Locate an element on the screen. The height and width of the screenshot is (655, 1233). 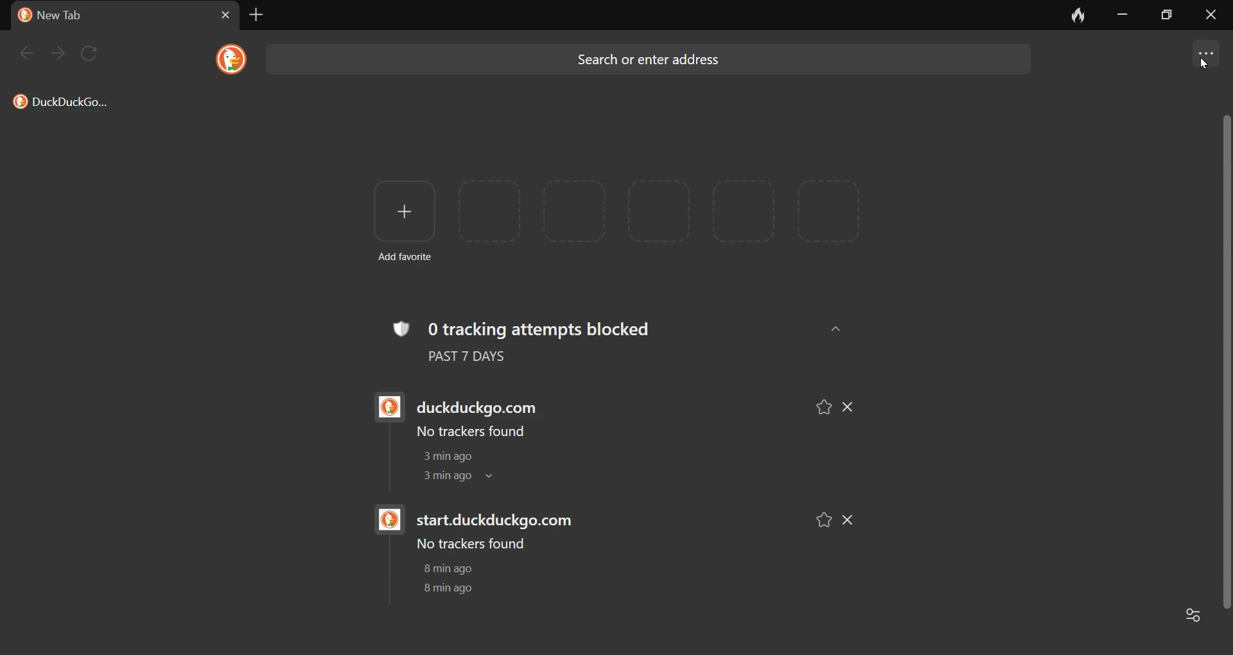
duckduckgo.com is located at coordinates (484, 403).